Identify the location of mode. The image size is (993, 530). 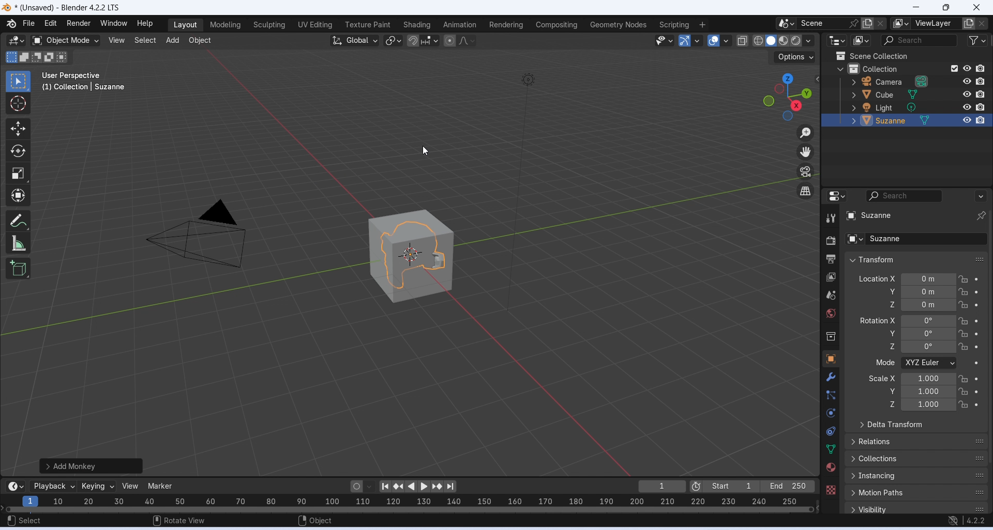
(884, 363).